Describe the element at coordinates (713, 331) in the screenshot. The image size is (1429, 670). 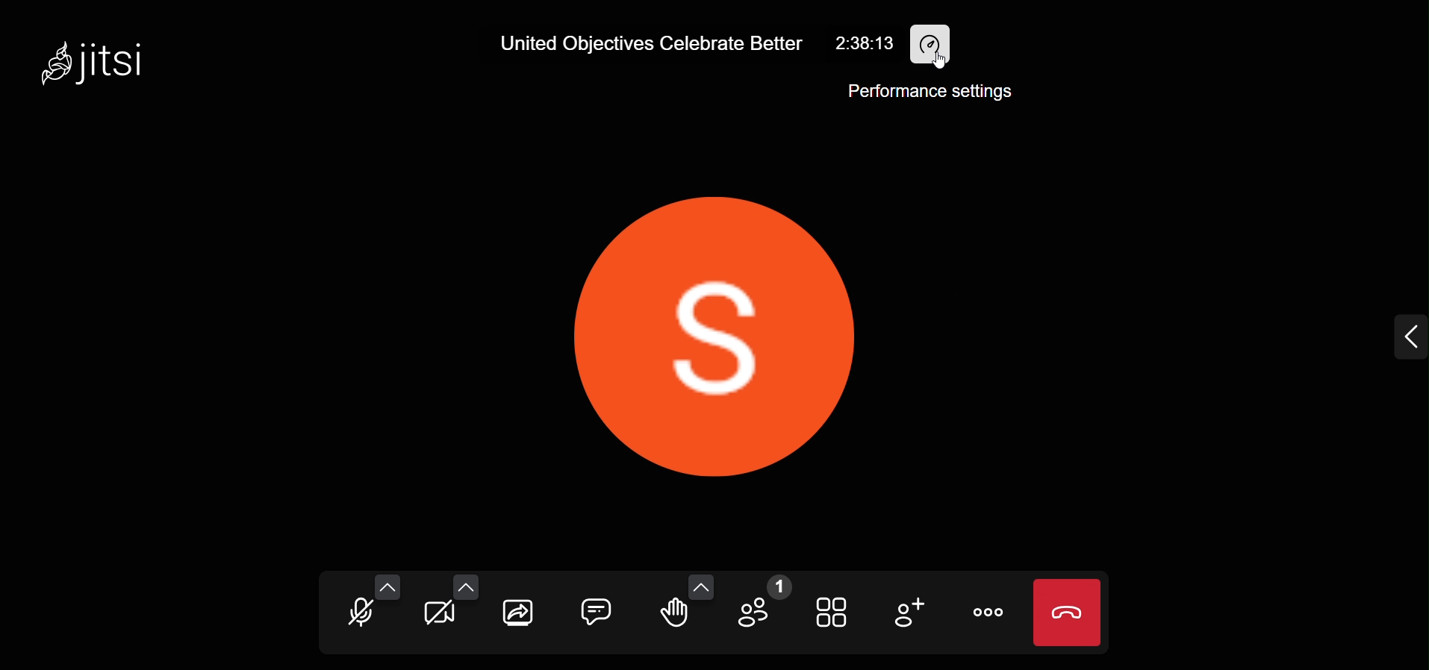
I see `display setting` at that location.